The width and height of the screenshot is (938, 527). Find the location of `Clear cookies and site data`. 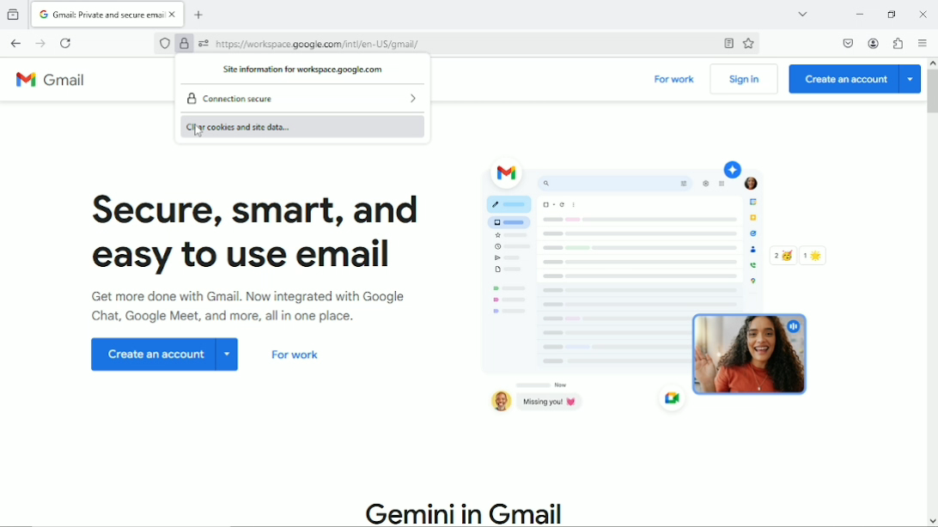

Clear cookies and site data is located at coordinates (299, 126).